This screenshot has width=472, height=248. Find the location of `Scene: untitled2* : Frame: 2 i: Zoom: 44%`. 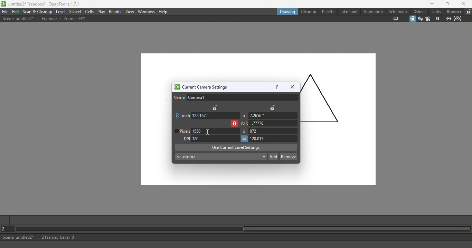

Scene: untitled2* : Frame: 2 i: Zoom: 44% is located at coordinates (45, 19).